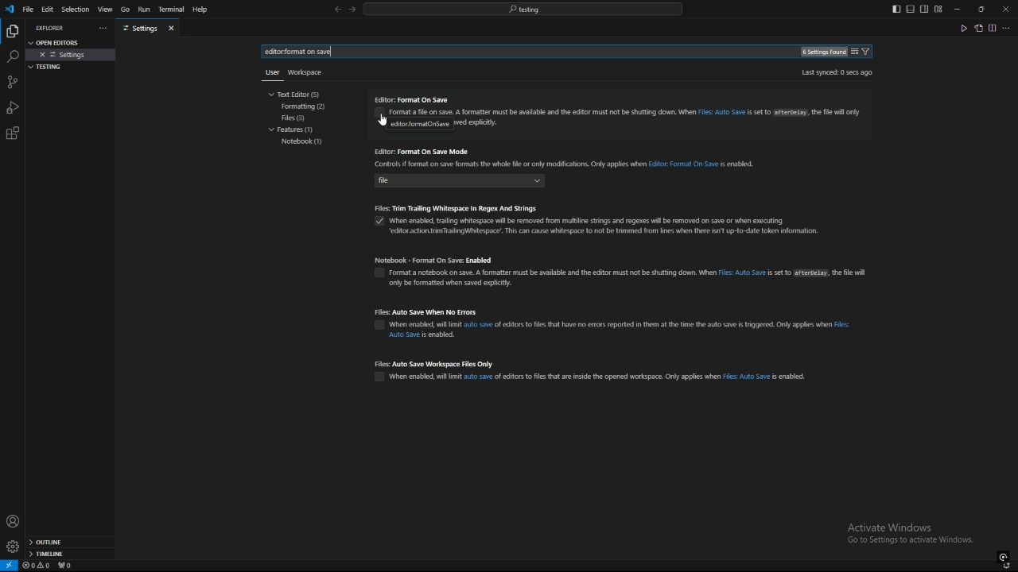  What do you see at coordinates (993, 28) in the screenshot?
I see `split editor right` at bounding box center [993, 28].